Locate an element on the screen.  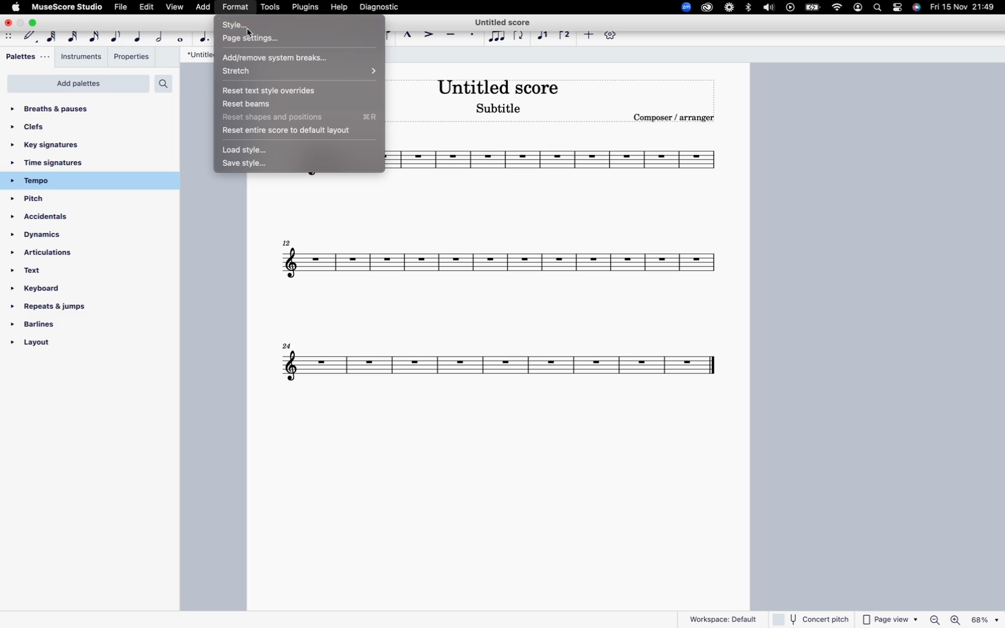
palletes is located at coordinates (26, 57).